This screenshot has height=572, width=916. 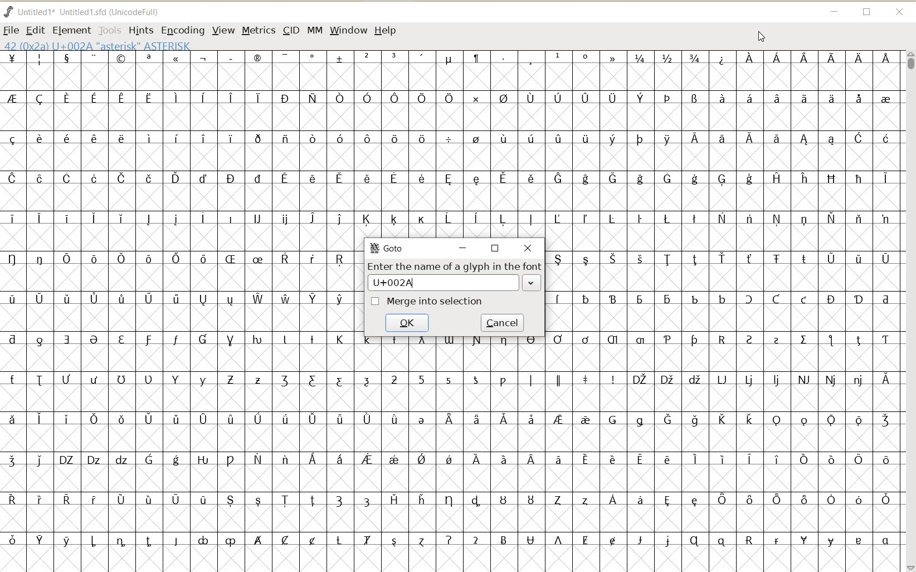 What do you see at coordinates (418, 283) in the screenshot?
I see `U+002A` at bounding box center [418, 283].